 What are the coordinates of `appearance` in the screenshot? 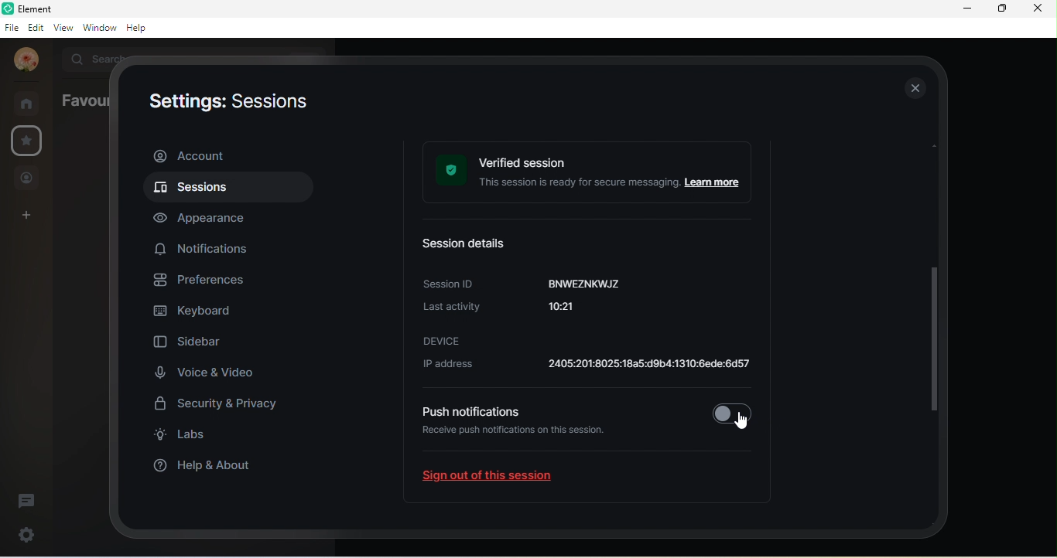 It's located at (208, 218).